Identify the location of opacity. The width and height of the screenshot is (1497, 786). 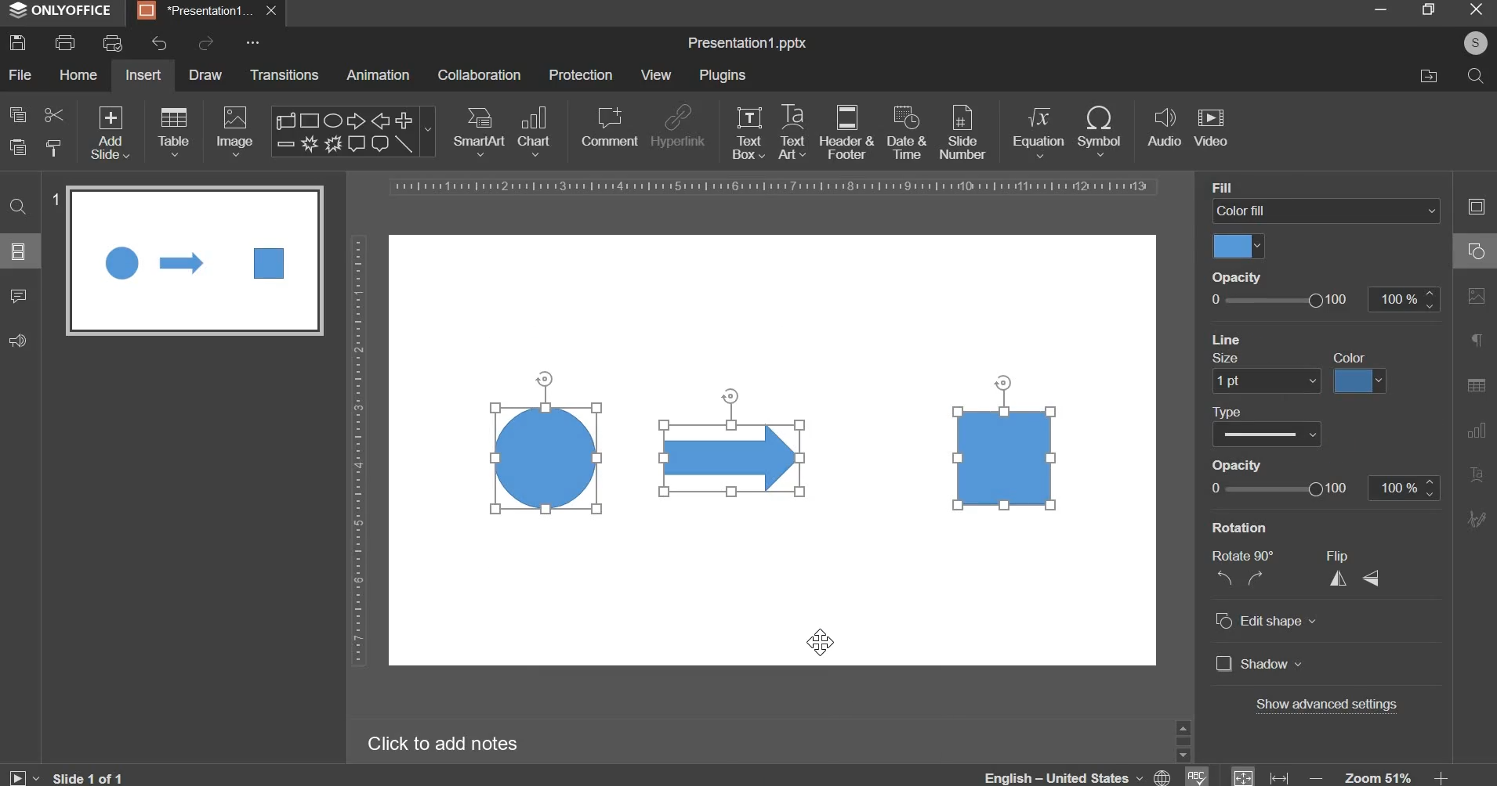
(1321, 487).